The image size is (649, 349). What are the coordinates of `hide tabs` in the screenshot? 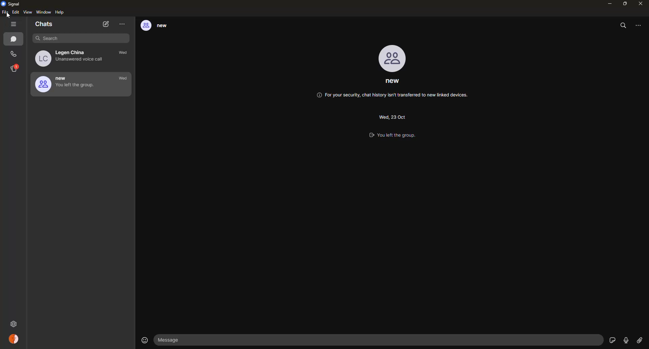 It's located at (15, 24).